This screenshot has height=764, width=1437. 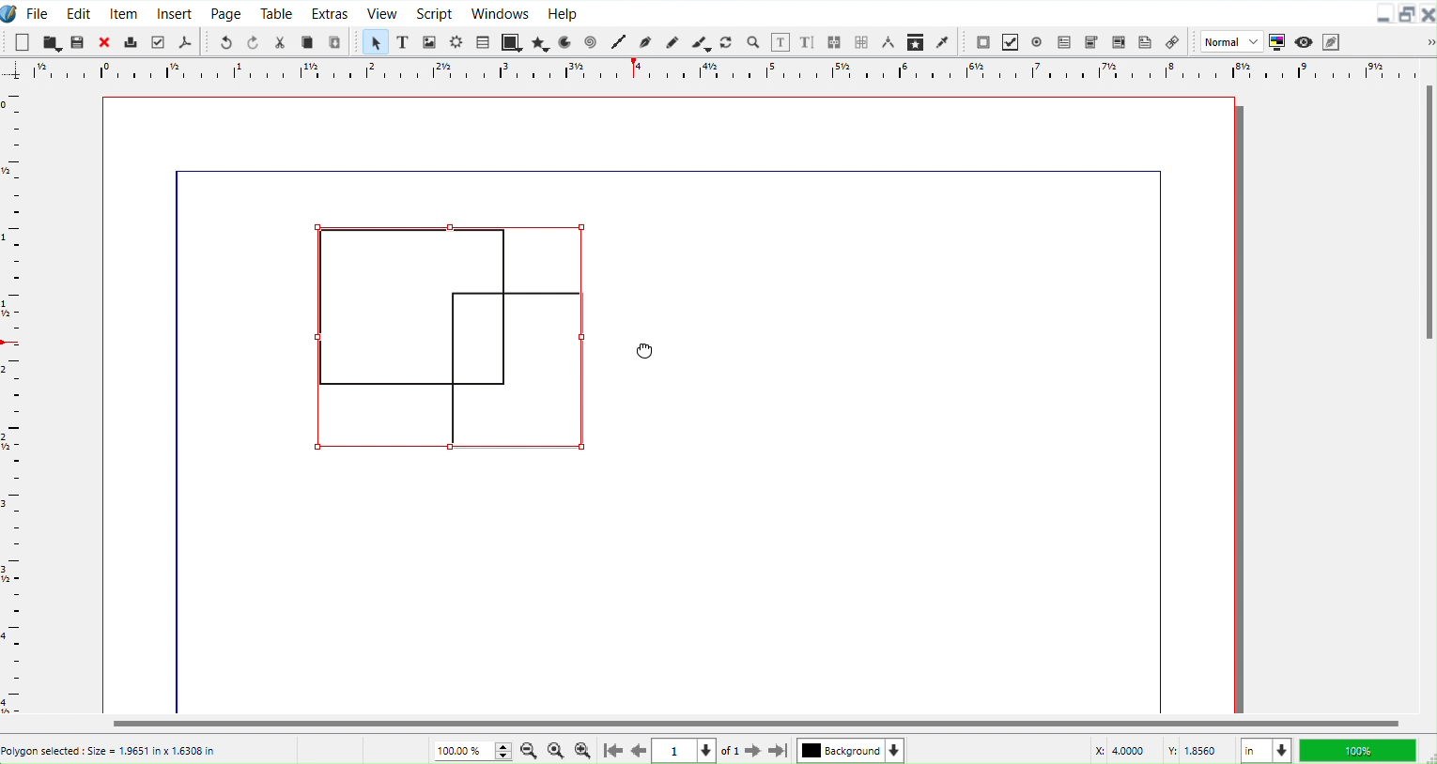 What do you see at coordinates (133, 750) in the screenshot?
I see `Poligon selected : Size = 1.3755 in x 1.1558 in’` at bounding box center [133, 750].